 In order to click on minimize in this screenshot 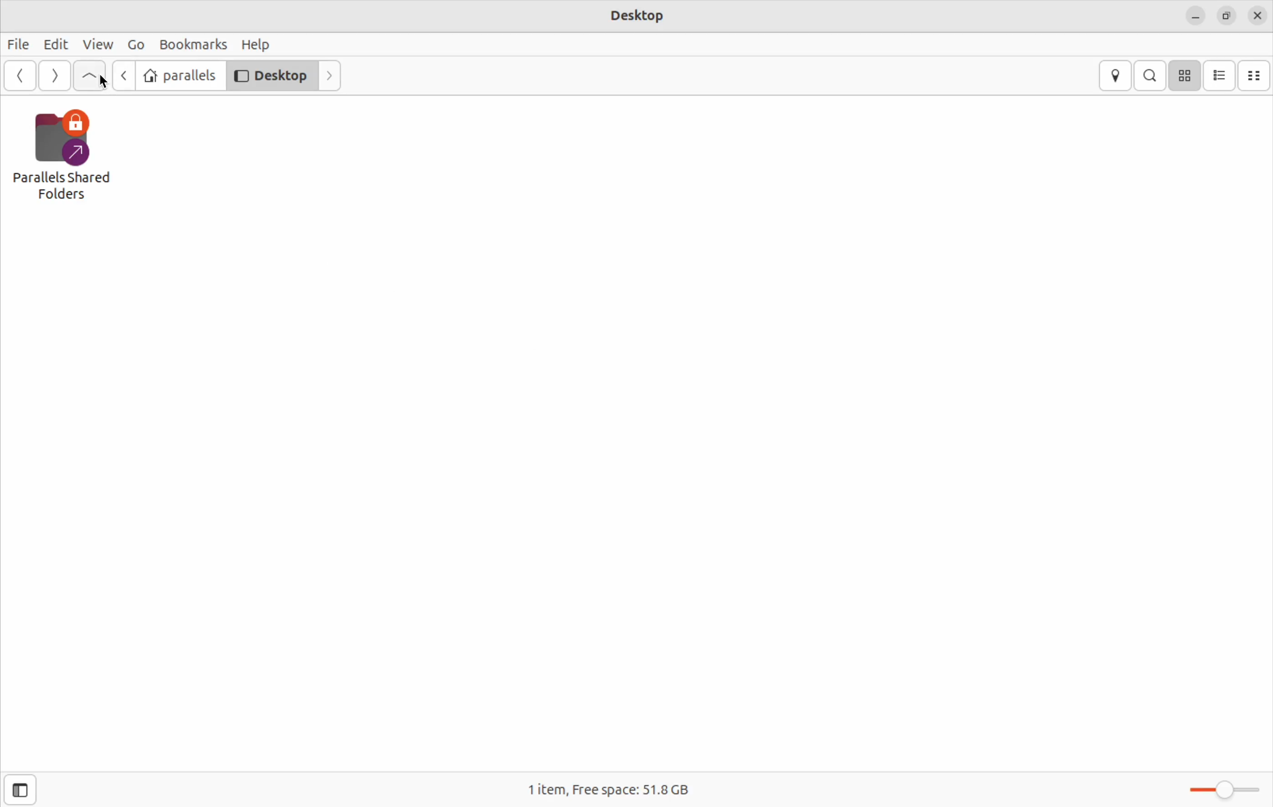, I will do `click(1195, 15)`.